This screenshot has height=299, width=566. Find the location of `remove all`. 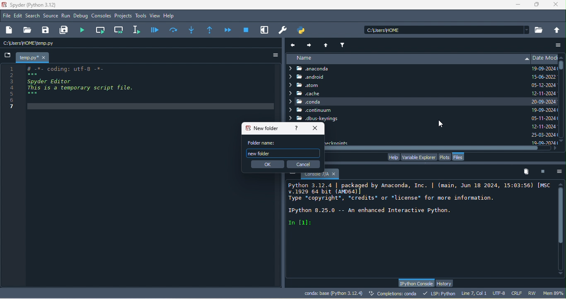

remove all is located at coordinates (528, 172).